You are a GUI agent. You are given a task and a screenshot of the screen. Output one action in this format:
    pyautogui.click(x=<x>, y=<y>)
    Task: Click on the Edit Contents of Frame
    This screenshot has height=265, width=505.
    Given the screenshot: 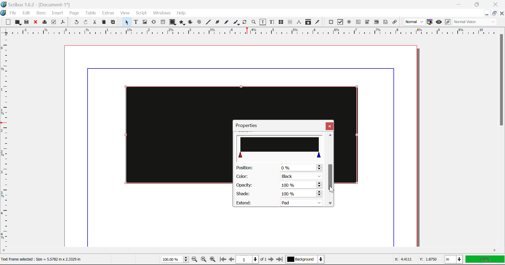 What is the action you would take?
    pyautogui.click(x=263, y=23)
    